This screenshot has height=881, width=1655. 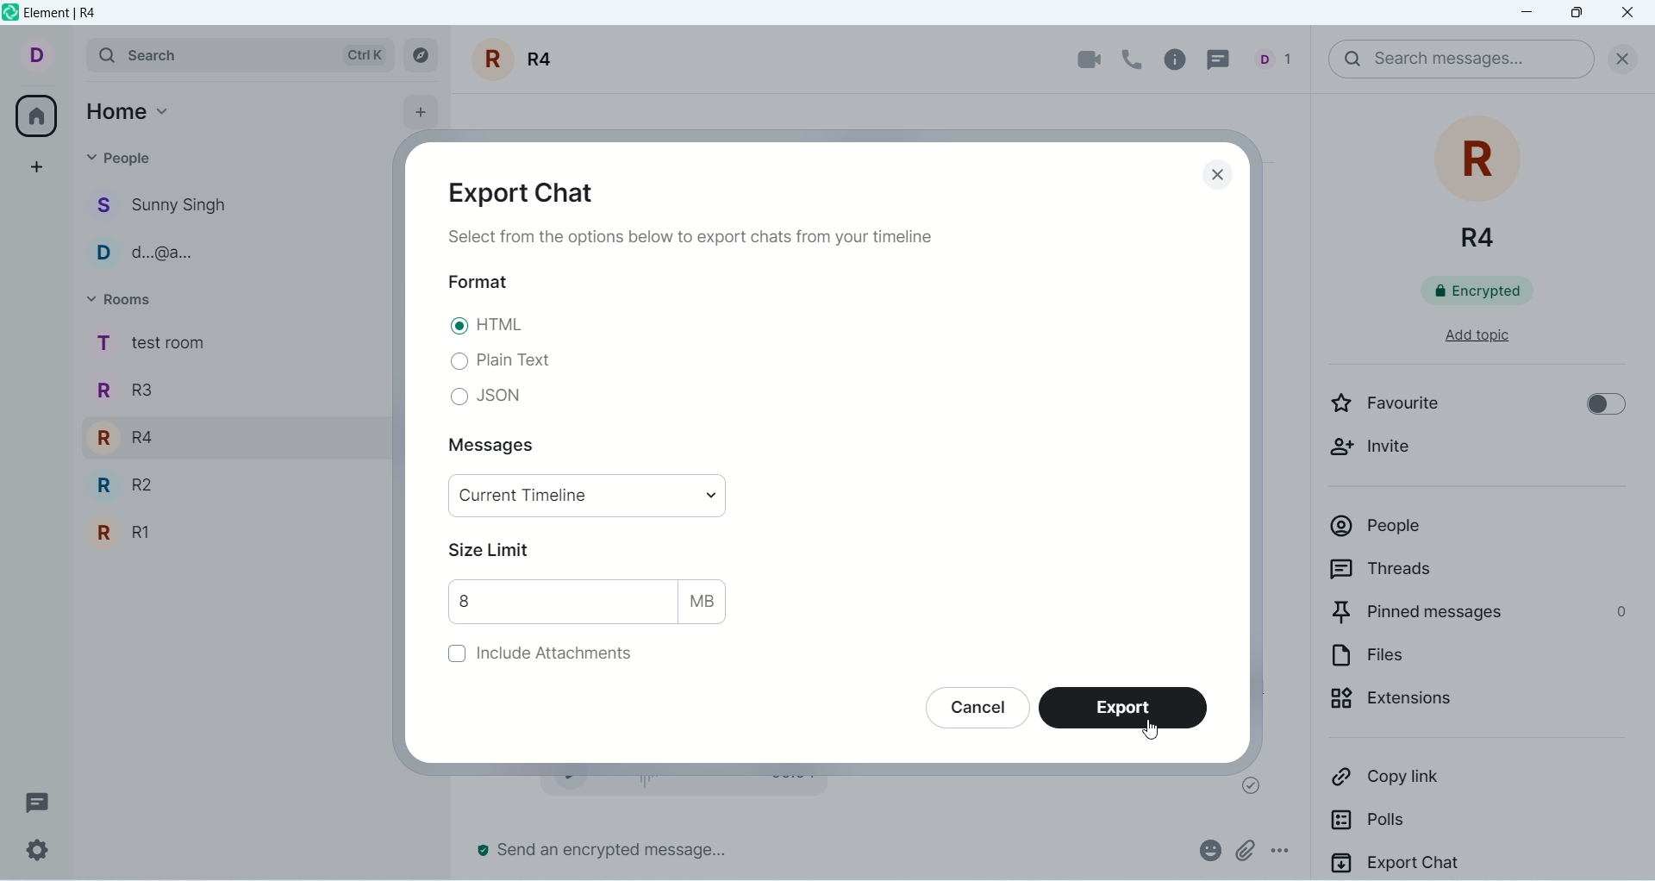 What do you see at coordinates (1597, 403) in the screenshot?
I see `toggle button` at bounding box center [1597, 403].